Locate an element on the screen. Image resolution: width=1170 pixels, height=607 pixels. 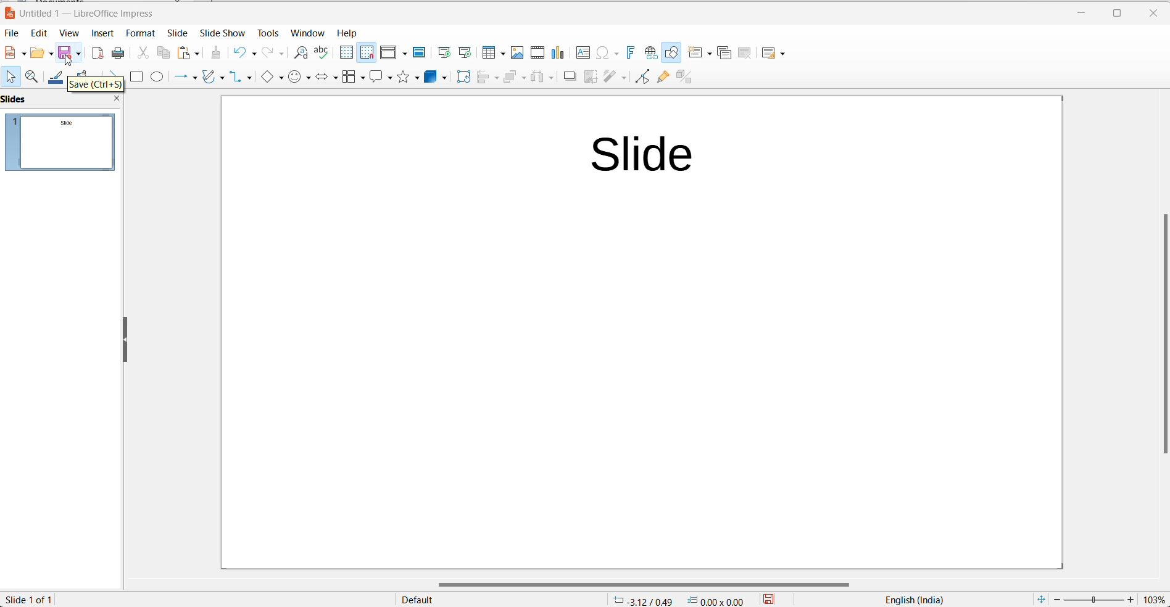
3d objects  is located at coordinates (436, 79).